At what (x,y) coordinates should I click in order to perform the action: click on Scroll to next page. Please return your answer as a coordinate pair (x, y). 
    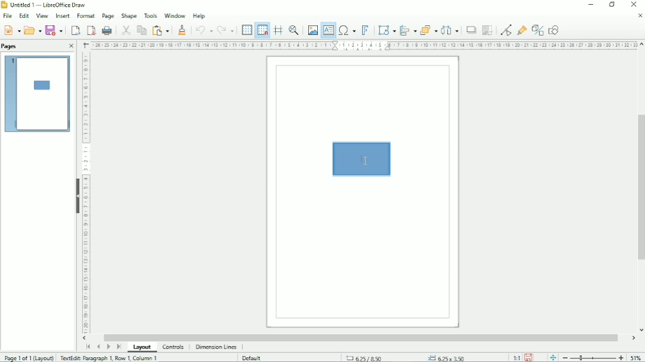
    Looking at the image, I should click on (108, 347).